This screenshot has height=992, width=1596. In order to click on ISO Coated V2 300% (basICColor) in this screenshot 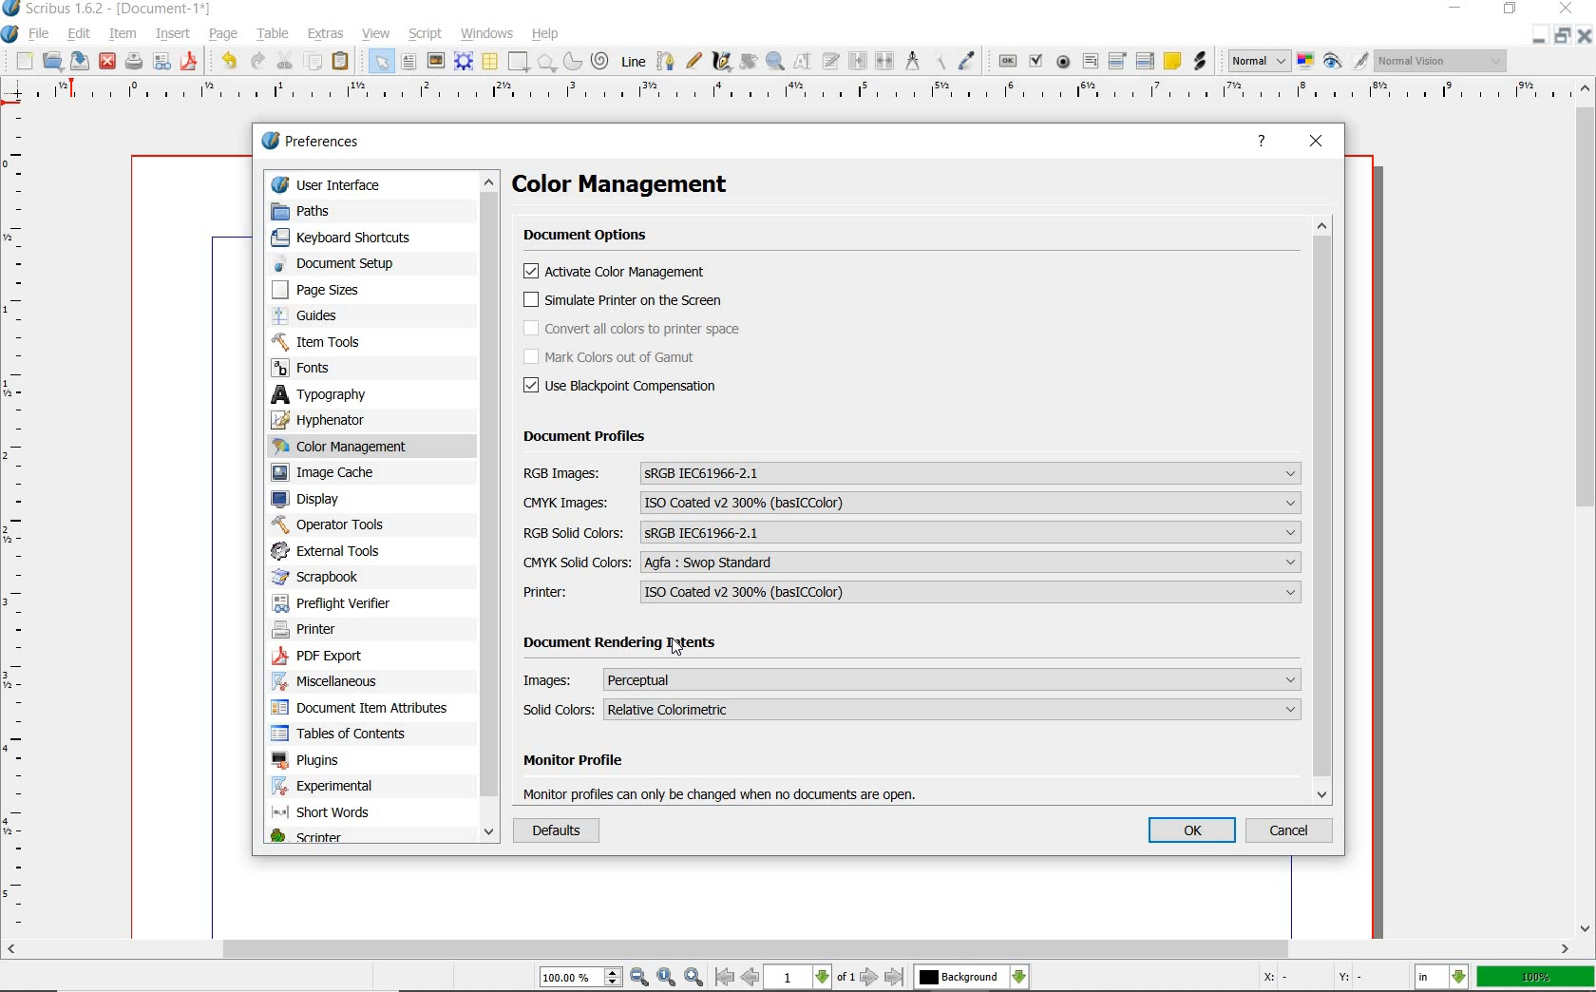, I will do `click(971, 594)`.